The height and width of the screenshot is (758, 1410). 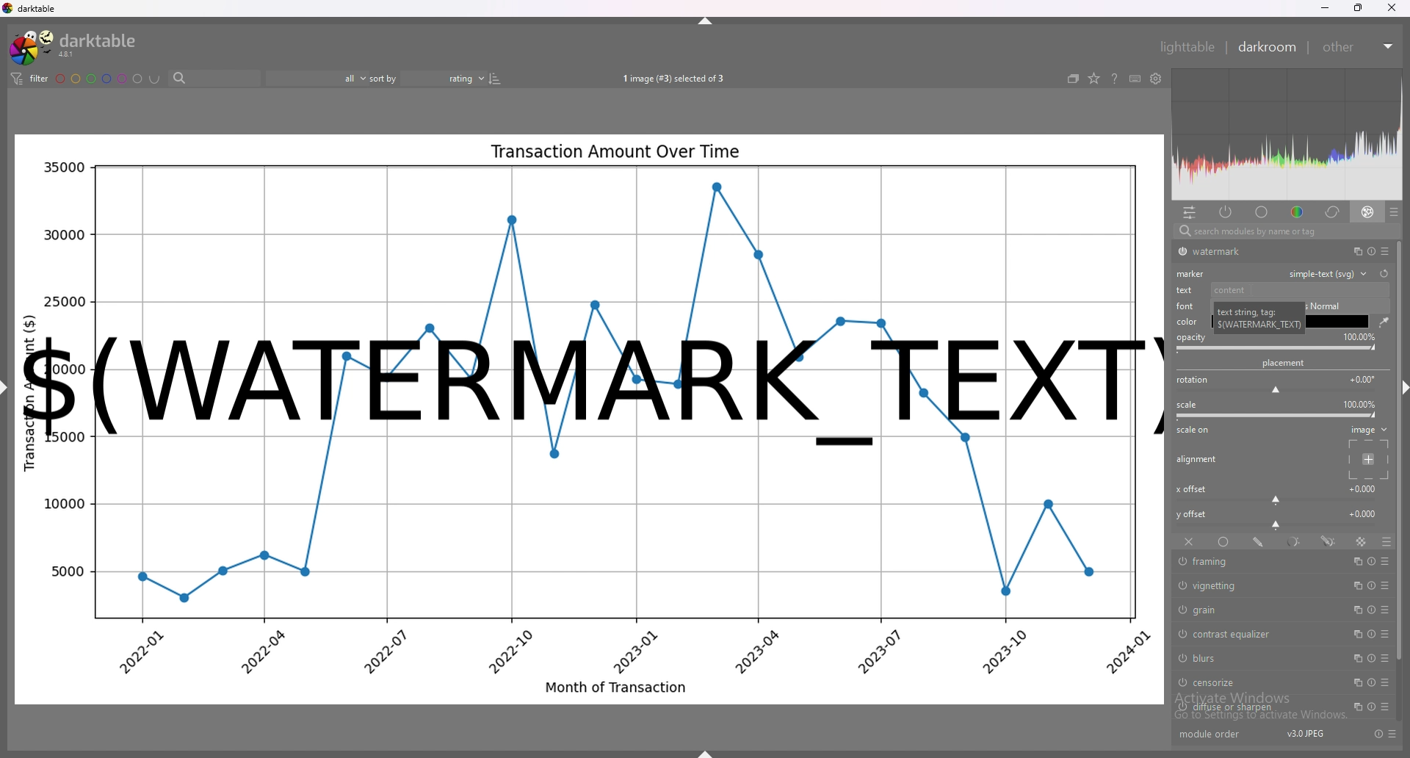 What do you see at coordinates (1363, 378) in the screenshot?
I see `rotation degrees` at bounding box center [1363, 378].